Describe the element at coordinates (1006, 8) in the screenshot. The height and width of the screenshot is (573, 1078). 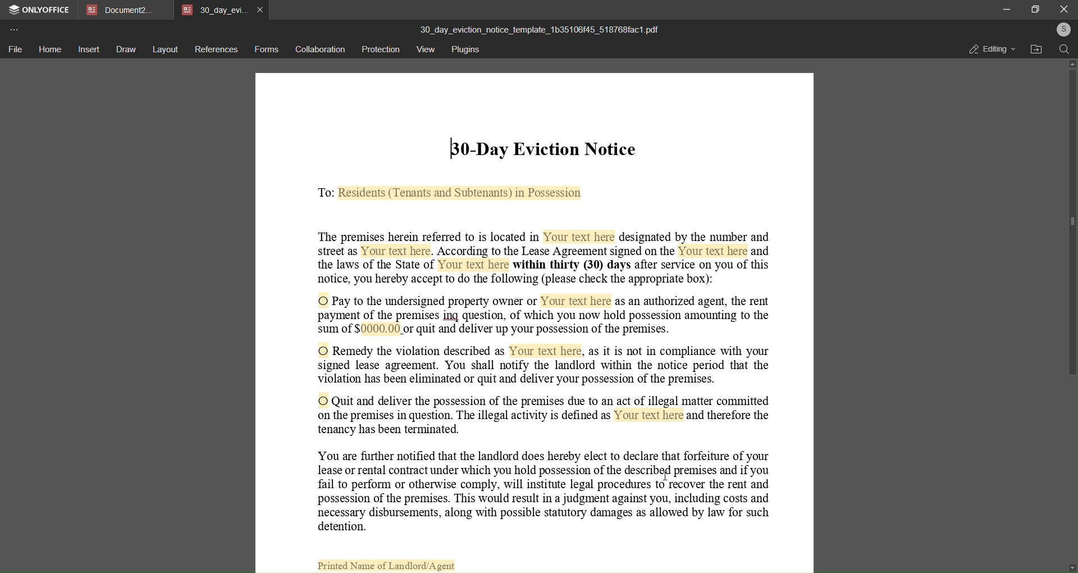
I see `minimize` at that location.